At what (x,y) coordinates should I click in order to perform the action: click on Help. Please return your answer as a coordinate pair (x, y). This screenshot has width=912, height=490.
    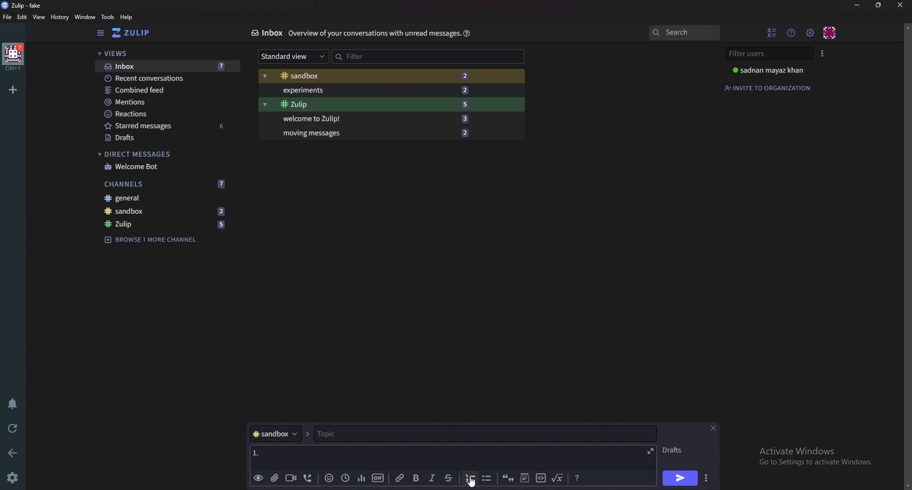
    Looking at the image, I should click on (465, 33).